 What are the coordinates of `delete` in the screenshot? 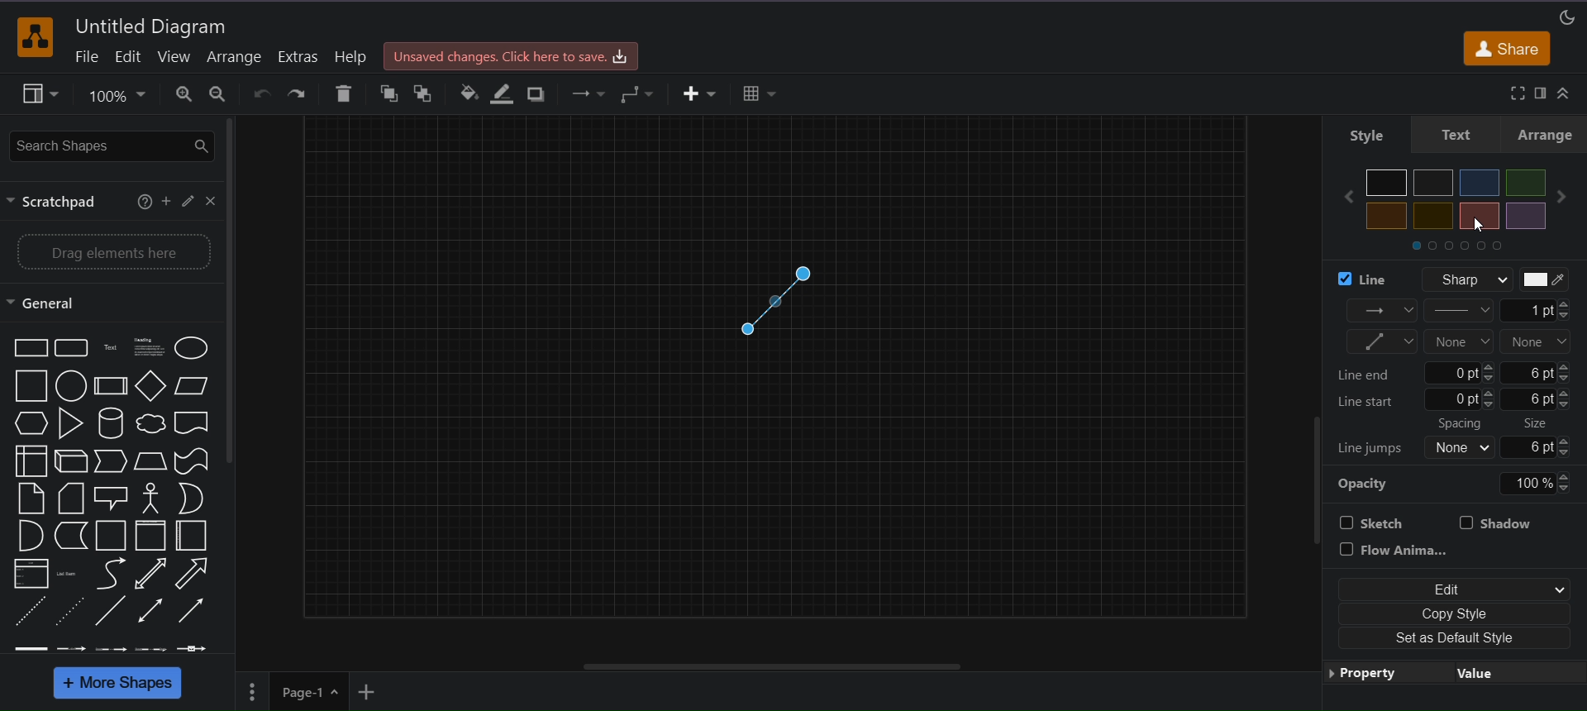 It's located at (344, 92).